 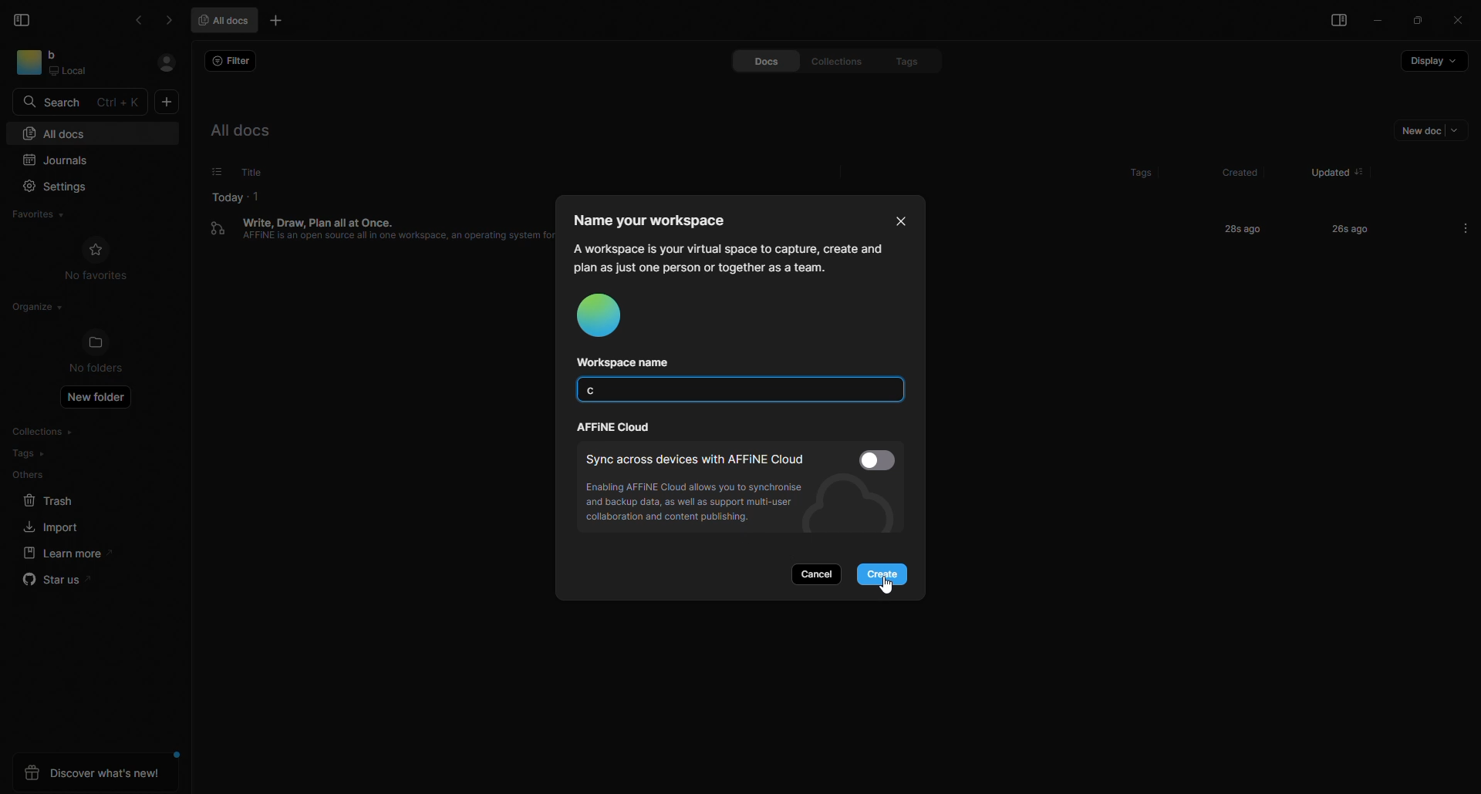 What do you see at coordinates (49, 501) in the screenshot?
I see `trash` at bounding box center [49, 501].